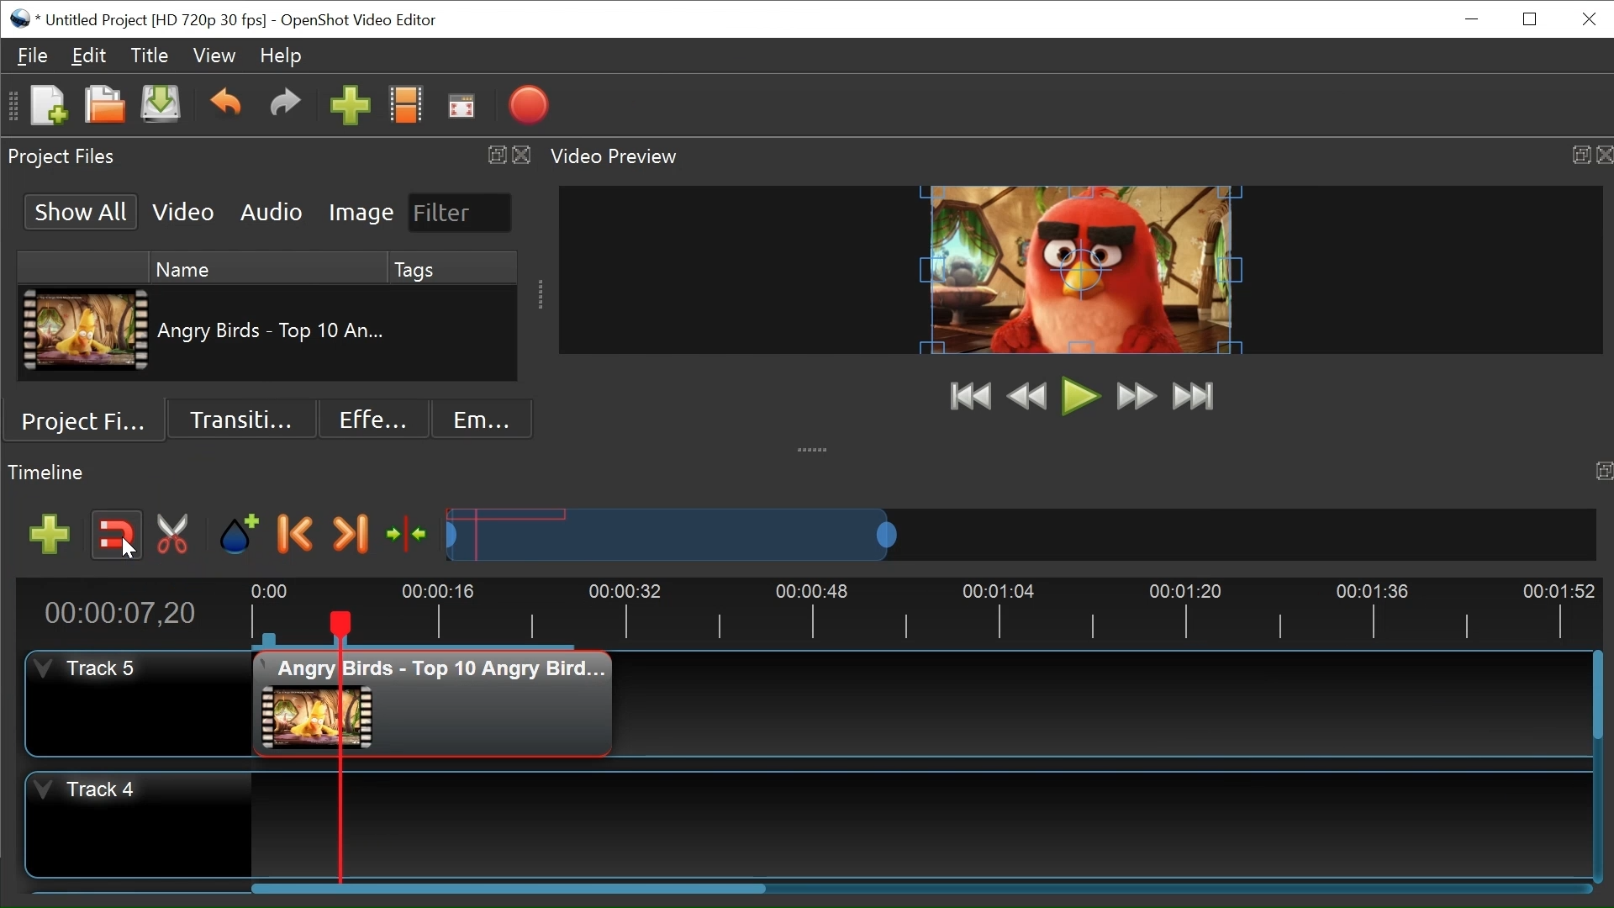 The image size is (1614, 908). I want to click on Clip, so click(84, 330).